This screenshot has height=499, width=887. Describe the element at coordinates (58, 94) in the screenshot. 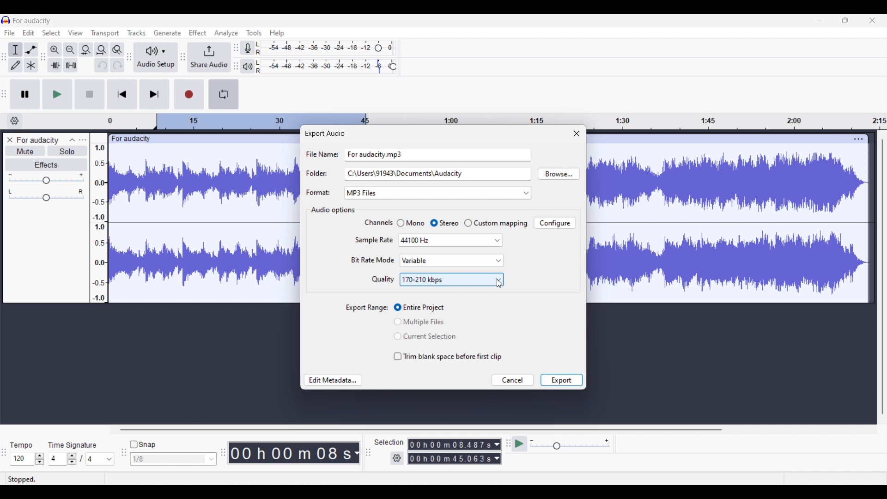

I see `Play/Play once` at that location.